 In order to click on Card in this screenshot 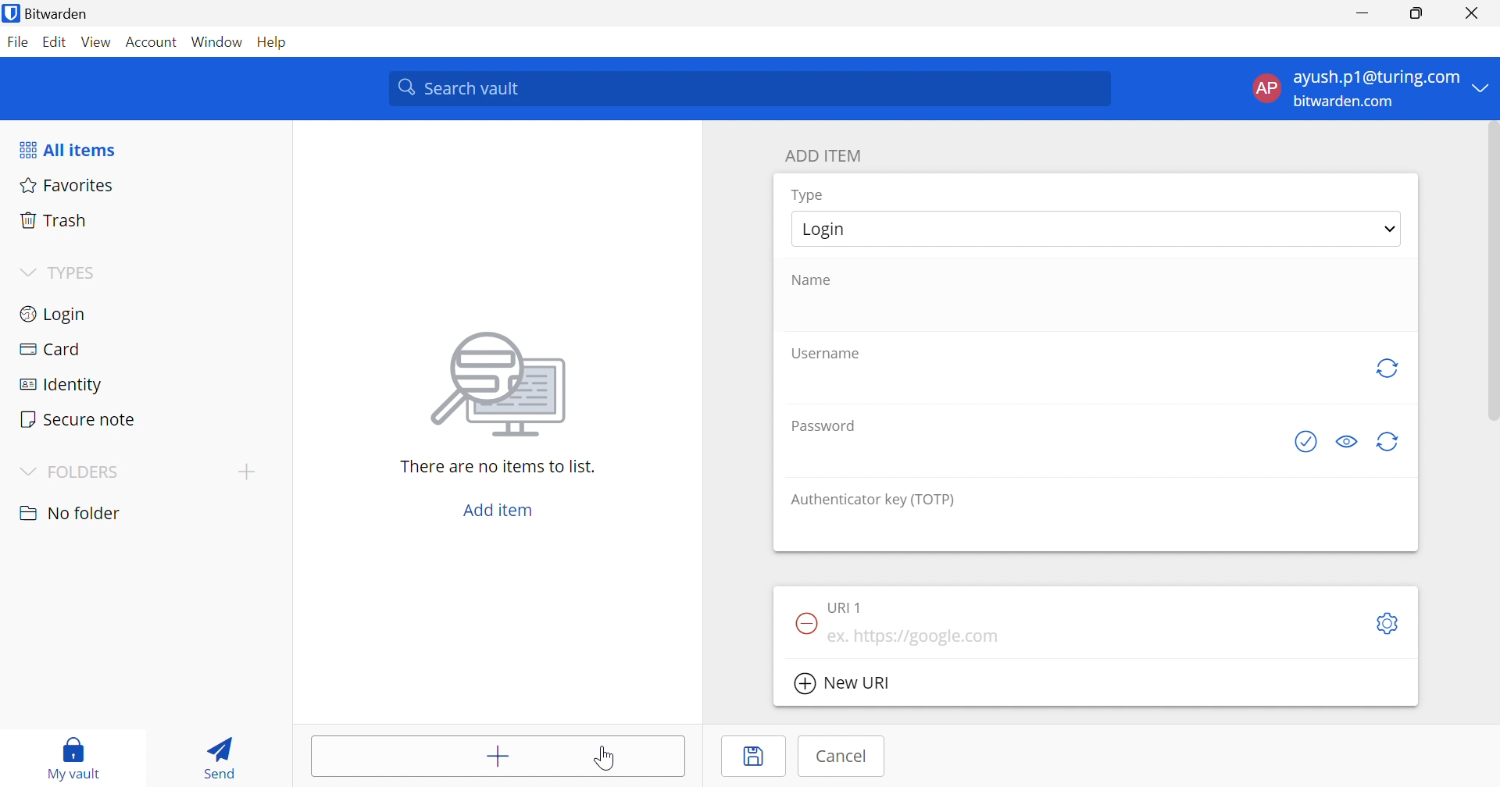, I will do `click(52, 351)`.